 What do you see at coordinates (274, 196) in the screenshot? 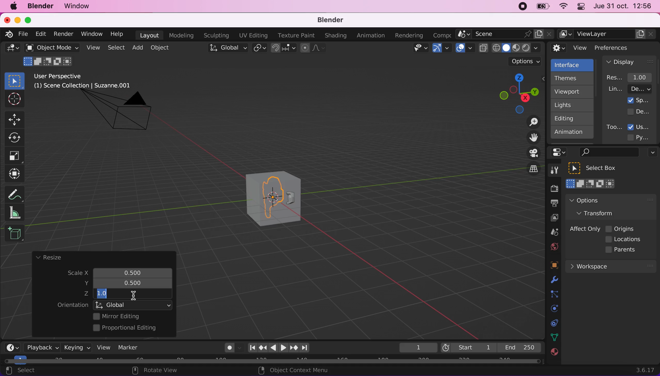
I see `cube` at bounding box center [274, 196].